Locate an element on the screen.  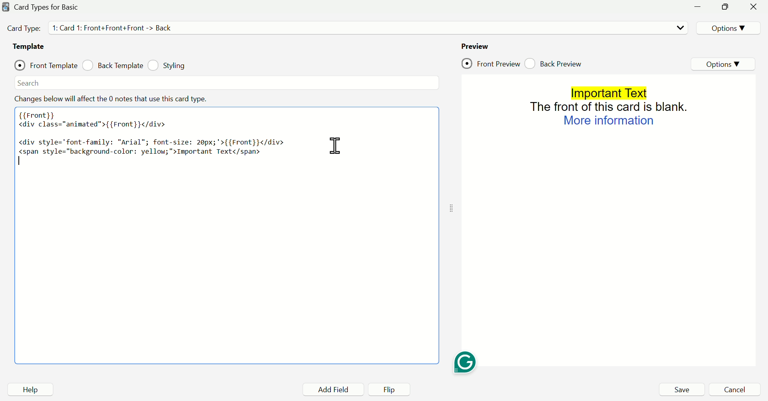
Minimize is located at coordinates (698, 7).